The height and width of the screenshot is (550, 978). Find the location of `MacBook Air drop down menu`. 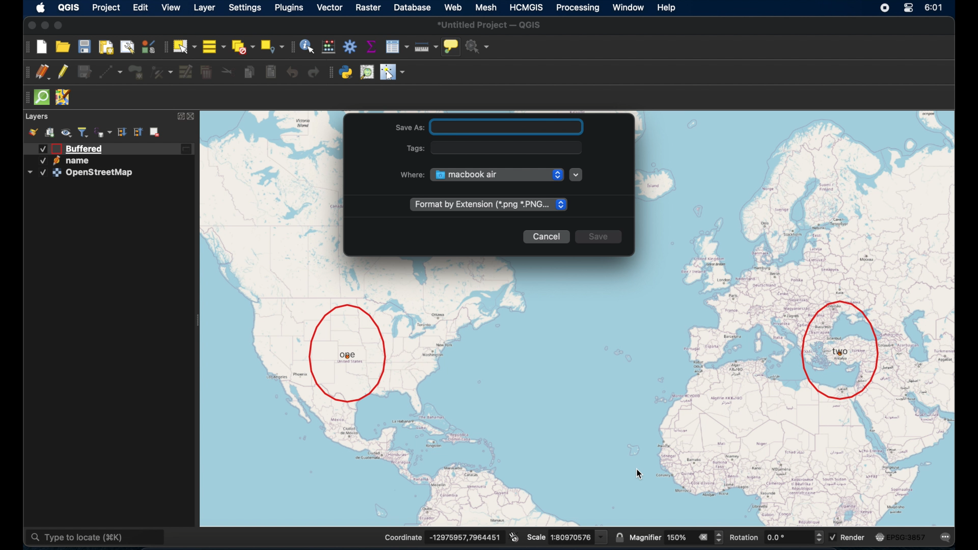

MacBook Air drop down menu is located at coordinates (497, 174).